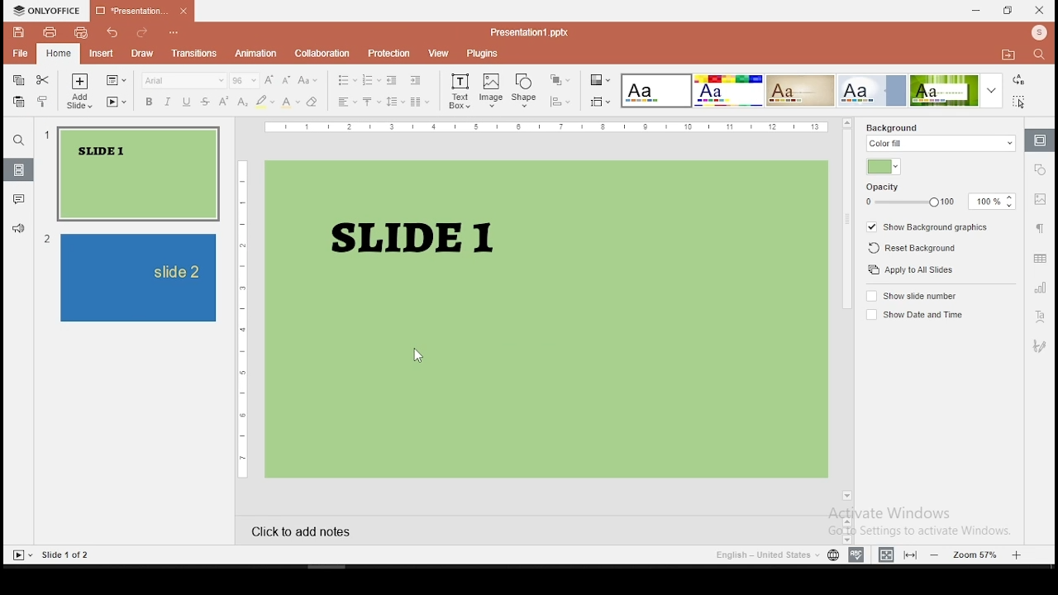  I want to click on slides, so click(18, 170).